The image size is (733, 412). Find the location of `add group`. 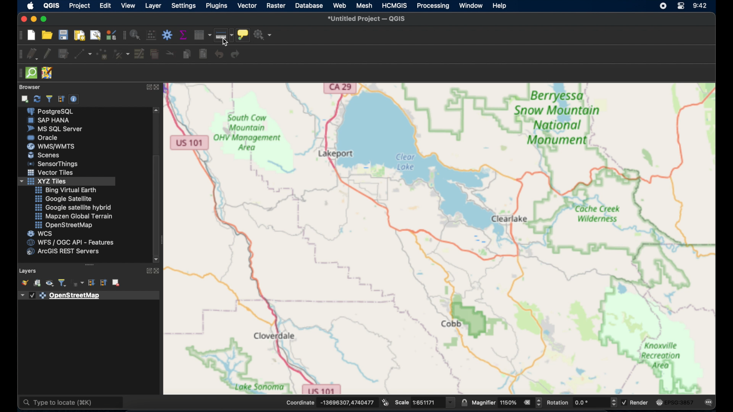

add group is located at coordinates (37, 284).